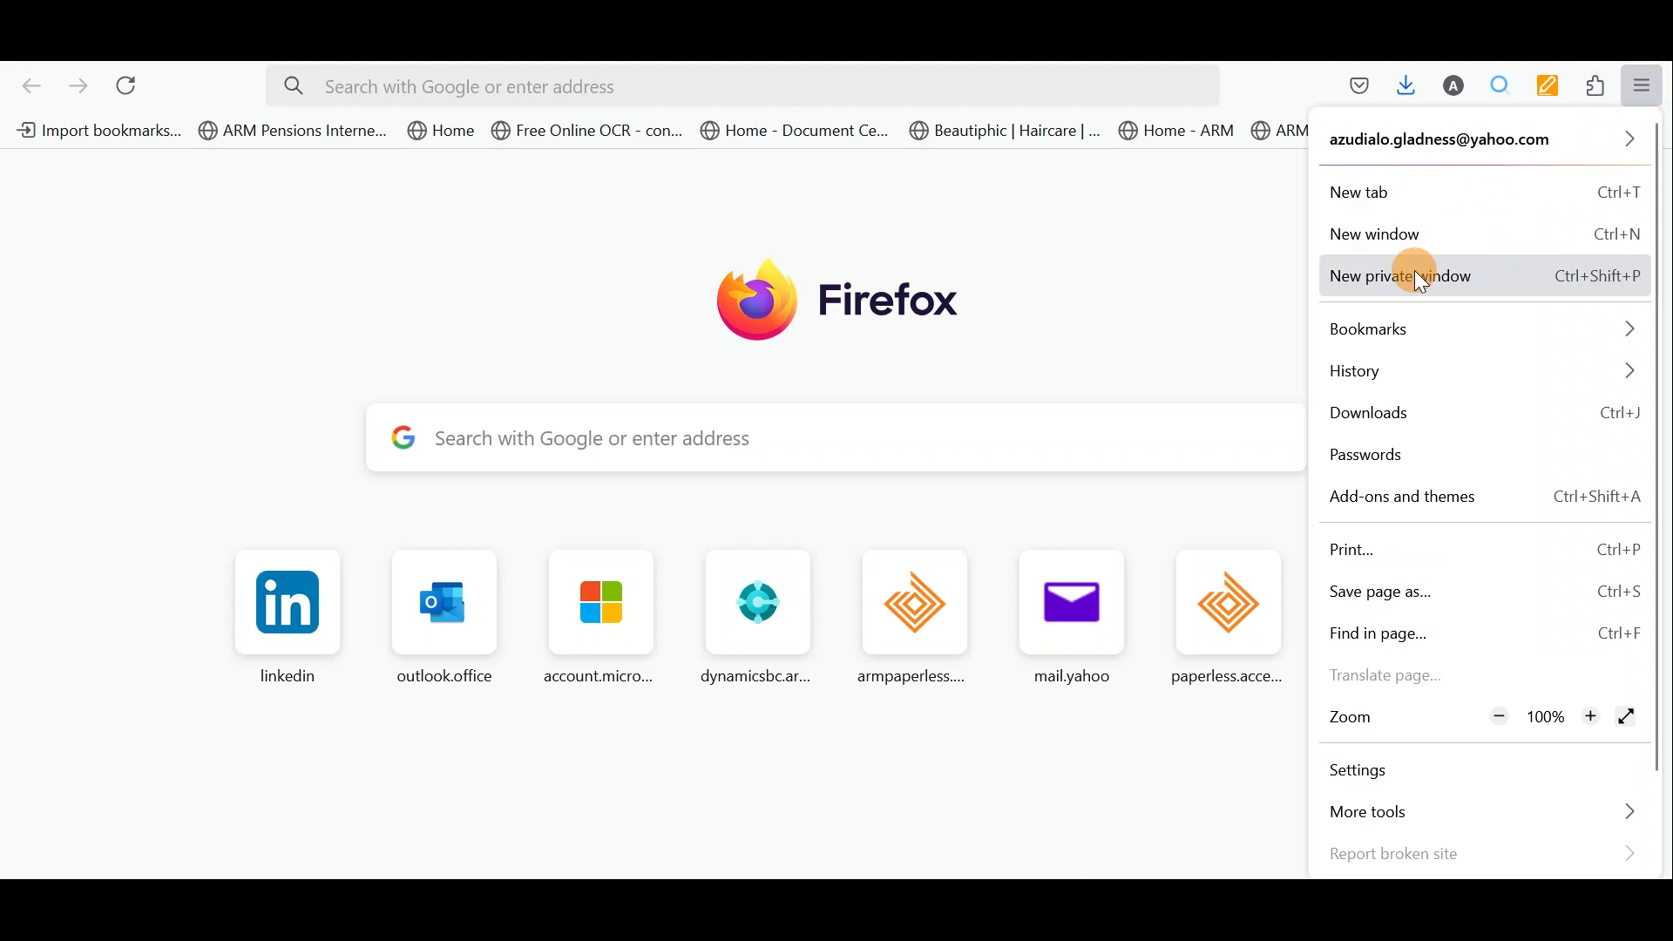 The height and width of the screenshot is (941, 1673). Describe the element at coordinates (1227, 621) in the screenshot. I see `paperless.acce...` at that location.